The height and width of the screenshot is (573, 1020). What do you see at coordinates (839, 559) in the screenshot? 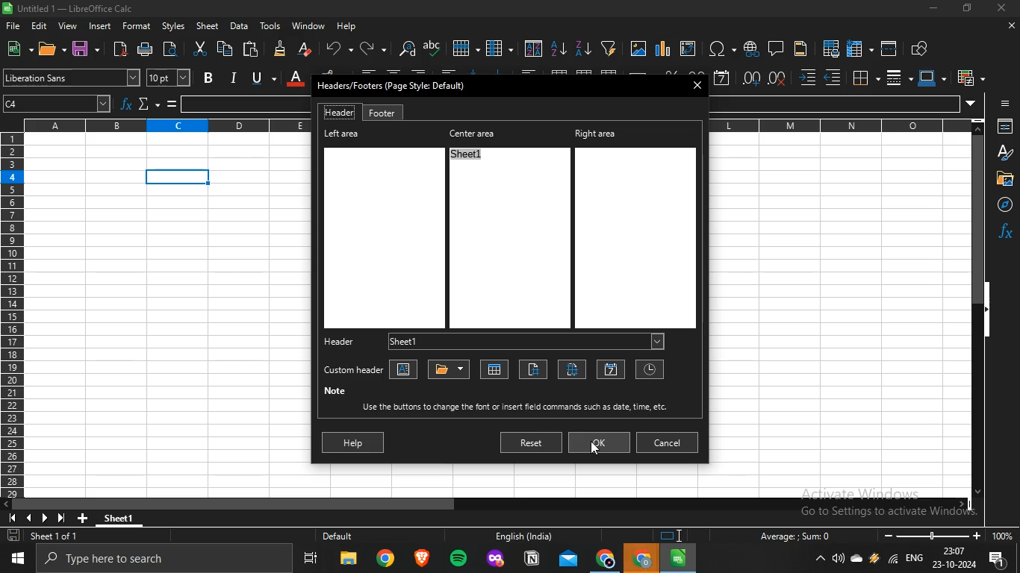
I see `volume` at bounding box center [839, 559].